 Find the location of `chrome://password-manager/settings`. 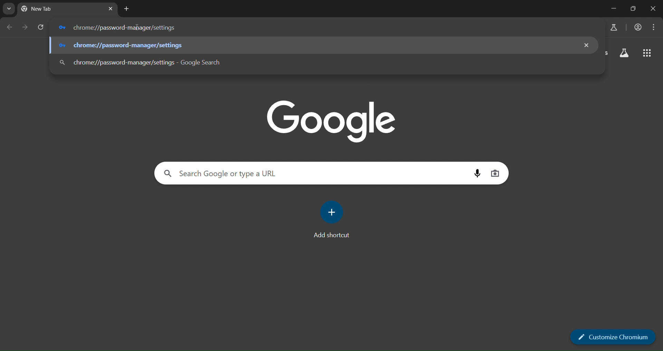

chrome://password-manager/settings is located at coordinates (318, 44).